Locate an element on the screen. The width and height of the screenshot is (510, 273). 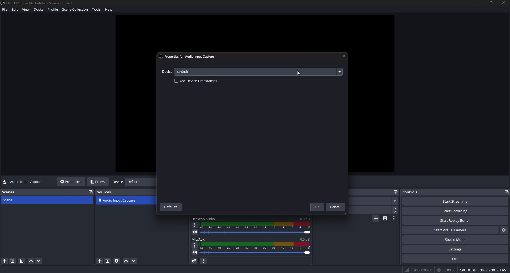
0 CPU: 0.69 is located at coordinates (467, 269).